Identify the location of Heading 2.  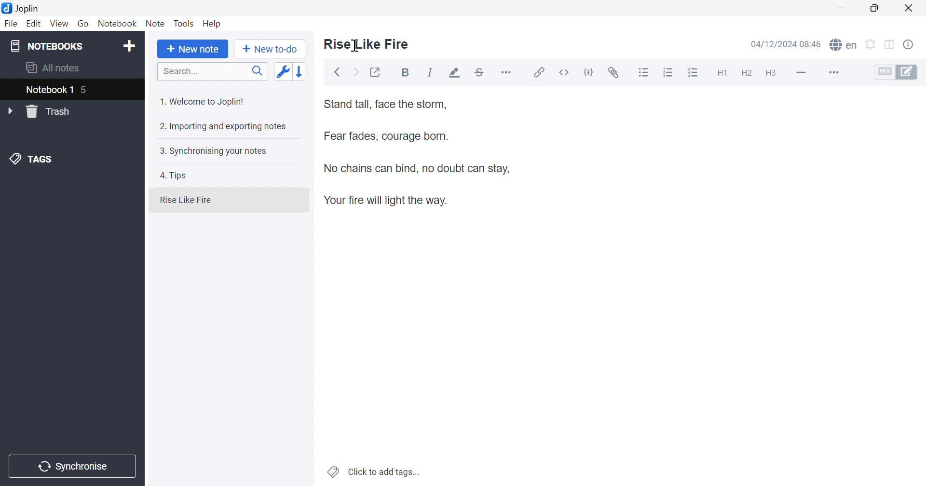
(747, 73).